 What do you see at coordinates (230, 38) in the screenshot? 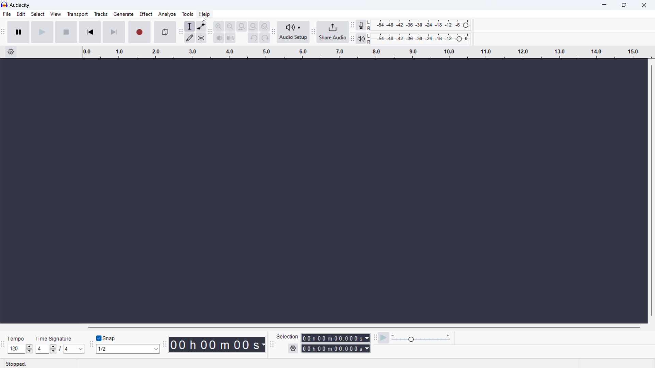
I see `silence selection` at bounding box center [230, 38].